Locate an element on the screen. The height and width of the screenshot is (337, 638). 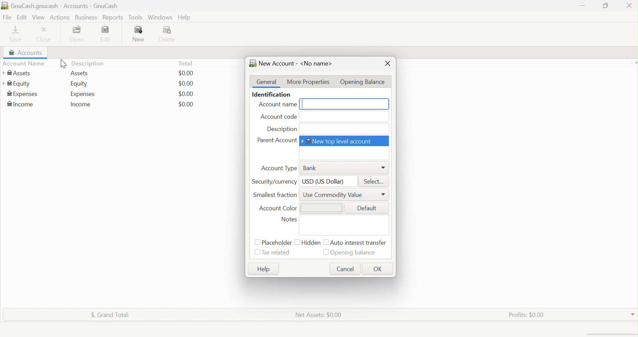
Expenses is located at coordinates (23, 95).